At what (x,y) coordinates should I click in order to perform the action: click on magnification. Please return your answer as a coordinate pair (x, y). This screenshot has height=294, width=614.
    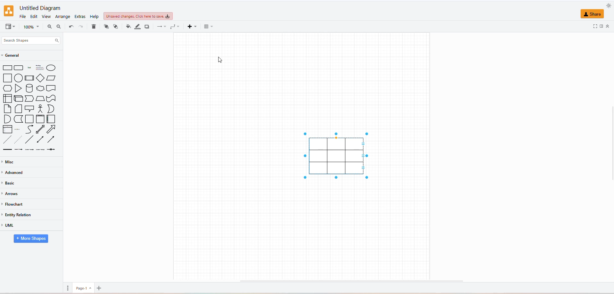
    Looking at the image, I should click on (30, 26).